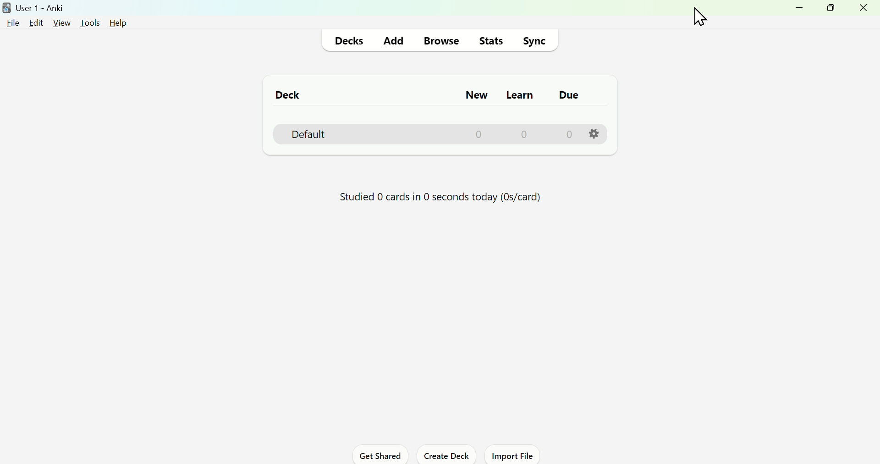 The width and height of the screenshot is (880, 464). What do you see at coordinates (349, 40) in the screenshot?
I see `Decks` at bounding box center [349, 40].